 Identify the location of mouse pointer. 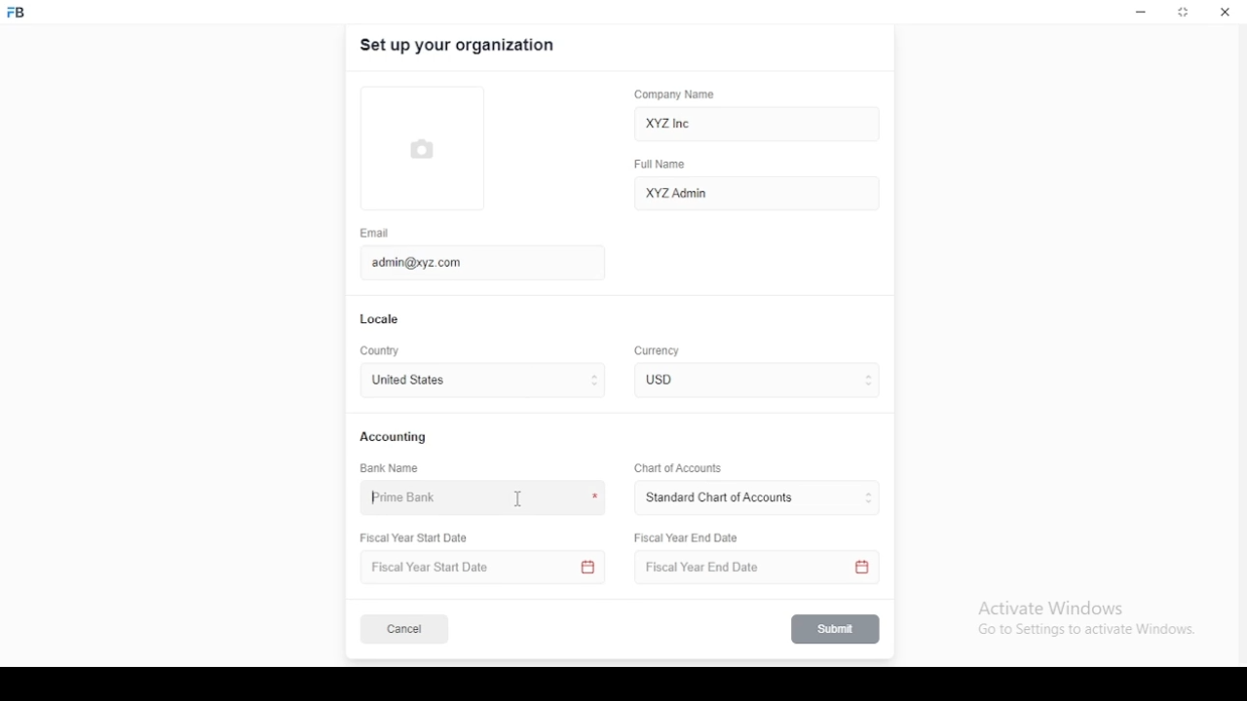
(520, 499).